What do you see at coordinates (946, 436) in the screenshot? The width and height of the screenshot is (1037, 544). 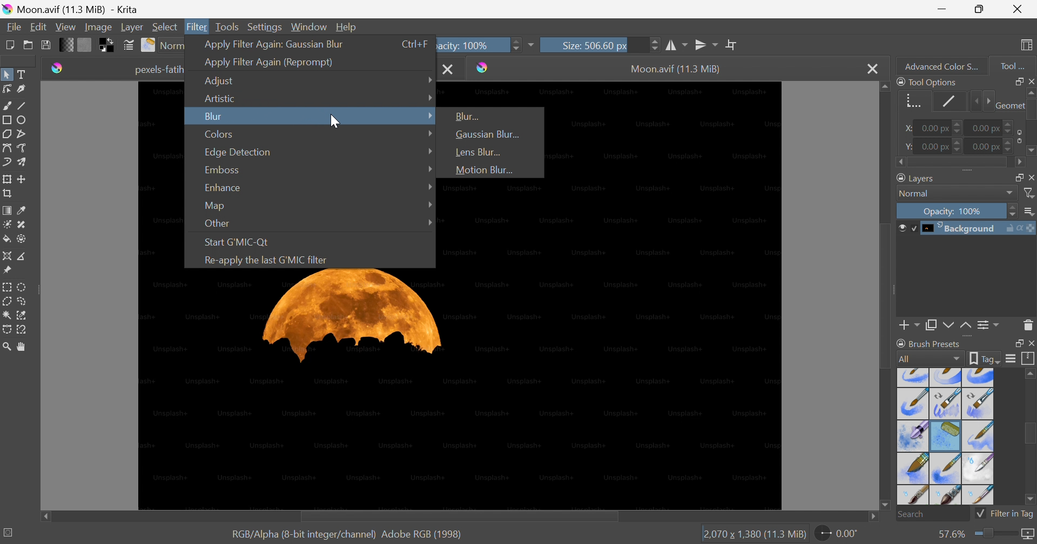 I see `Types of brush` at bounding box center [946, 436].